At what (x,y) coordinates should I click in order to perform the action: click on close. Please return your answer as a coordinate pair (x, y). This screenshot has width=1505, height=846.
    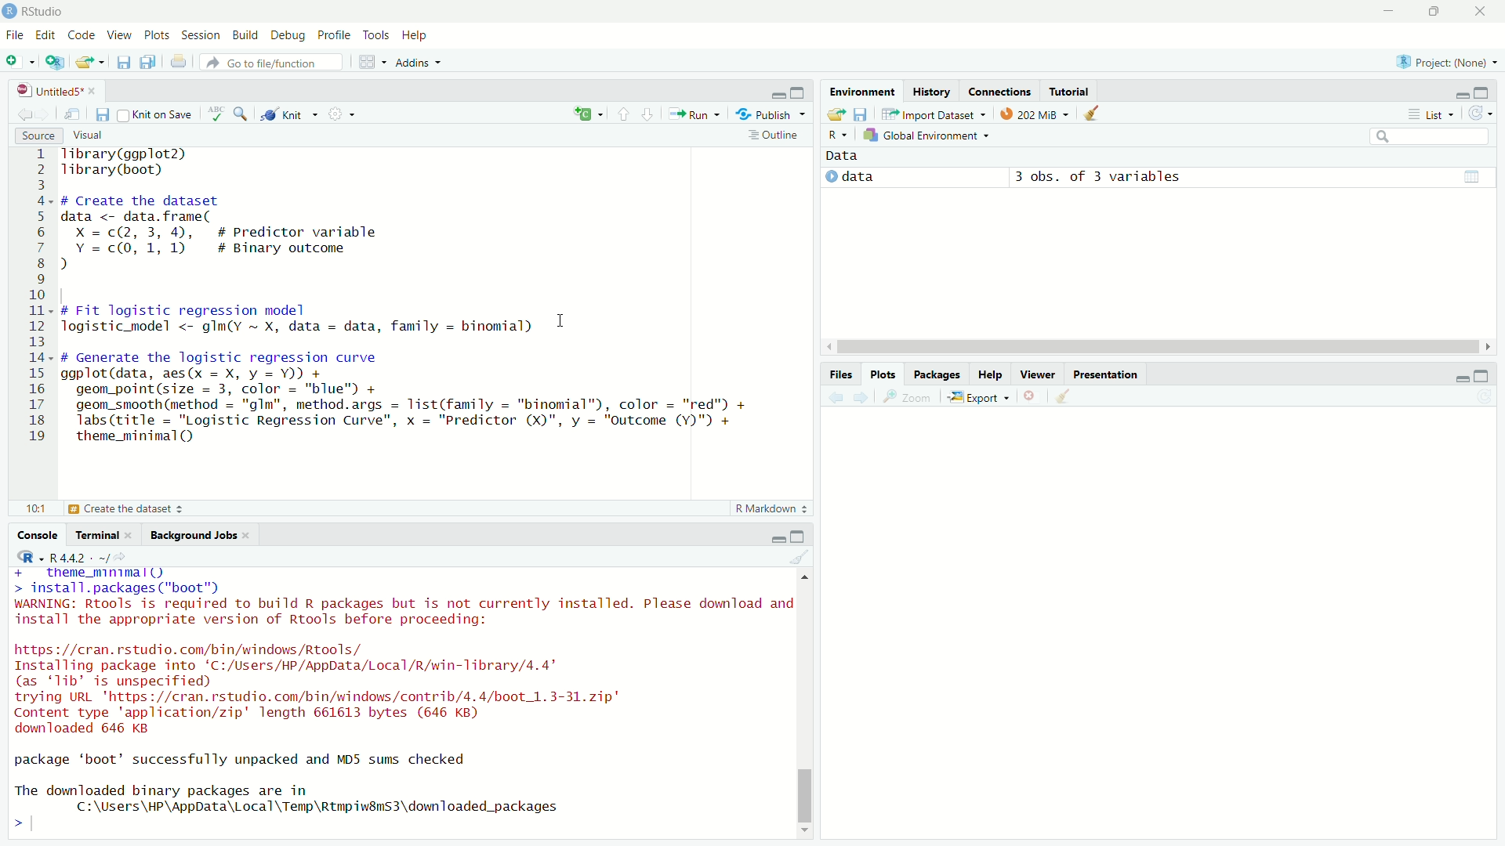
    Looking at the image, I should click on (245, 535).